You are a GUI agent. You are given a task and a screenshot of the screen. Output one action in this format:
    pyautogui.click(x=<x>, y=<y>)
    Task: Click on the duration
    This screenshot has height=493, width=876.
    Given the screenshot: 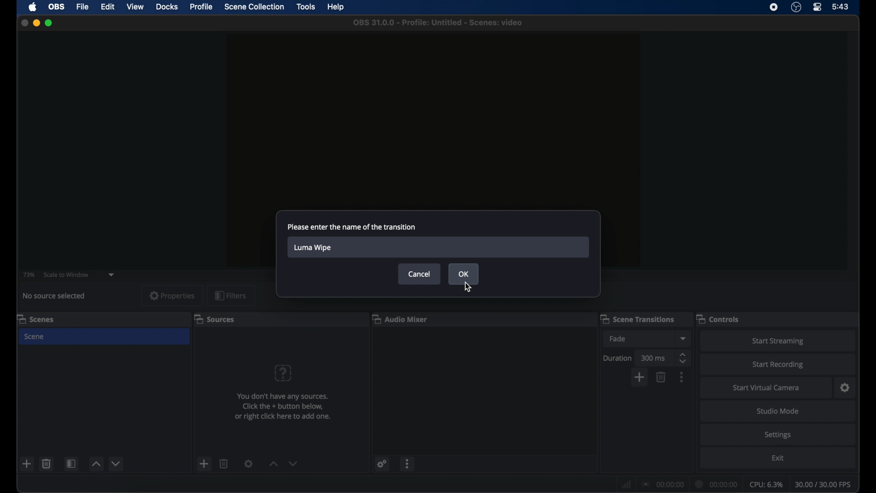 What is the action you would take?
    pyautogui.click(x=618, y=357)
    